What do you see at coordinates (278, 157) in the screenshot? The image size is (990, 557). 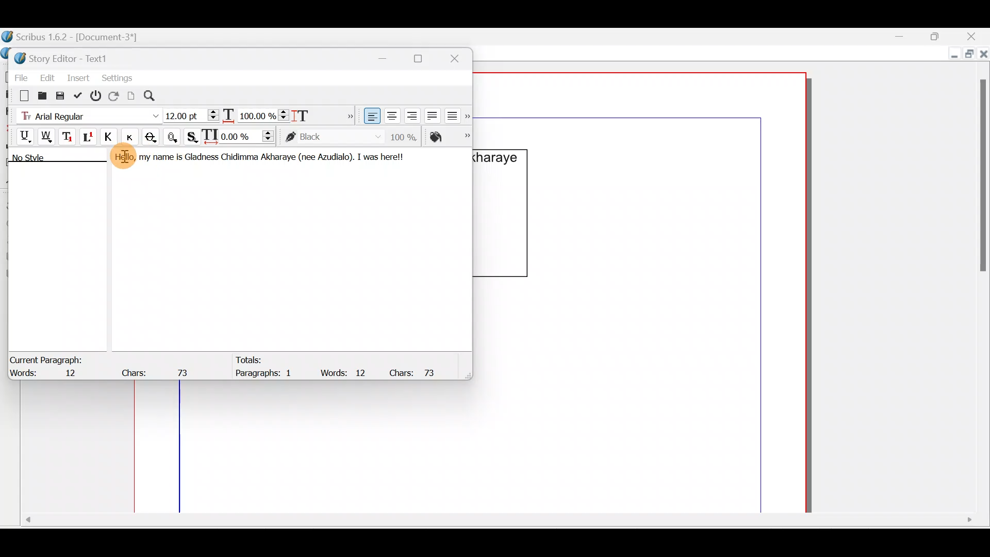 I see `Akharaye` at bounding box center [278, 157].